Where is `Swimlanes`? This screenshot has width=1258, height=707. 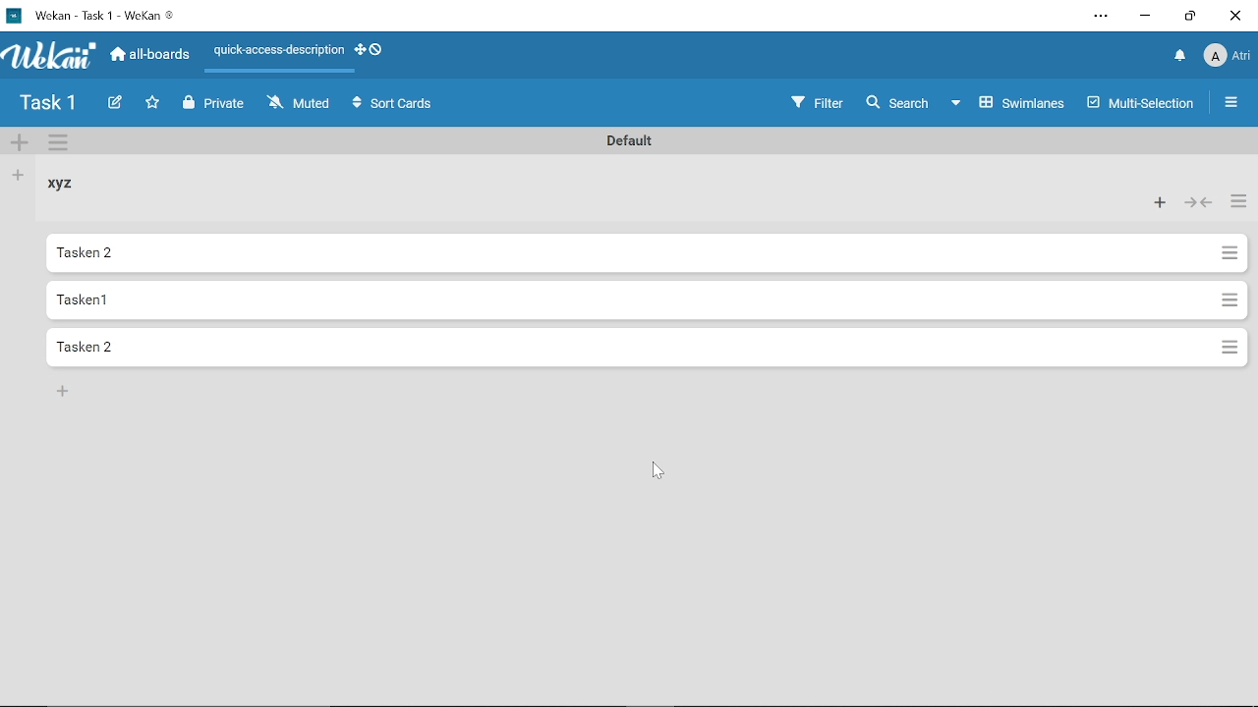 Swimlanes is located at coordinates (1008, 102).